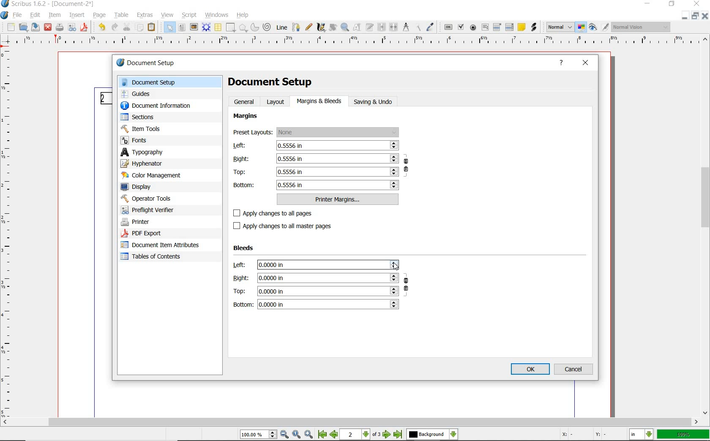 This screenshot has height=441, width=710. What do you see at coordinates (101, 27) in the screenshot?
I see `undo` at bounding box center [101, 27].